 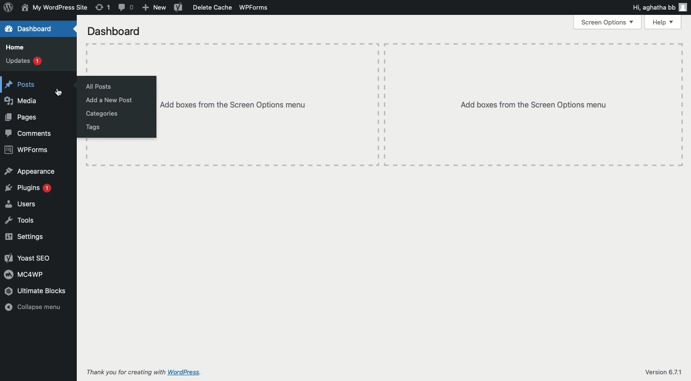 What do you see at coordinates (24, 60) in the screenshot?
I see `Updates` at bounding box center [24, 60].